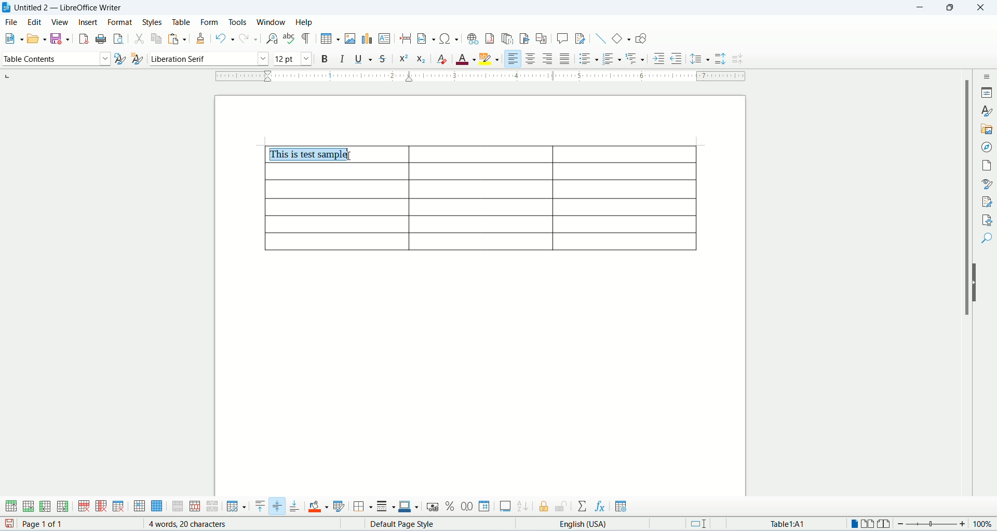 The image size is (997, 531). I want to click on unordered list, so click(589, 58).